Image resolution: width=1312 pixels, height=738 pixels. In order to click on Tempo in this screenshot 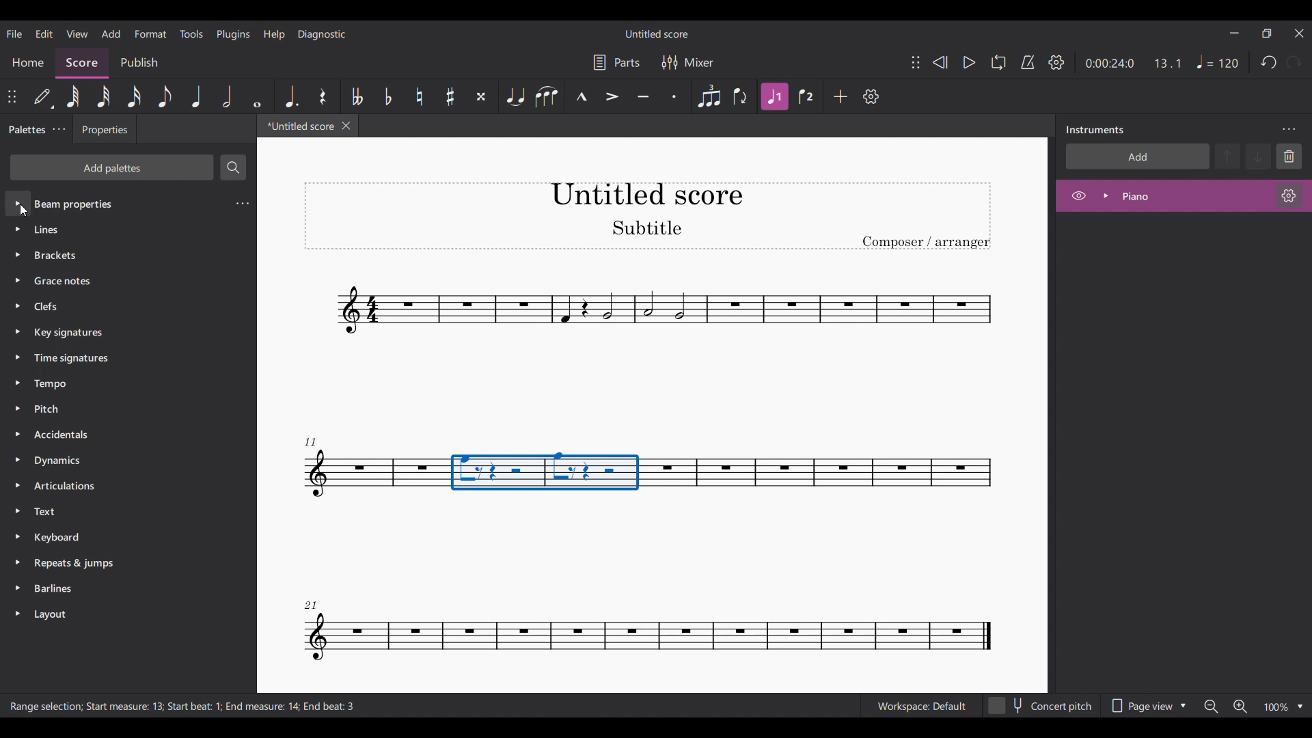, I will do `click(1218, 61)`.